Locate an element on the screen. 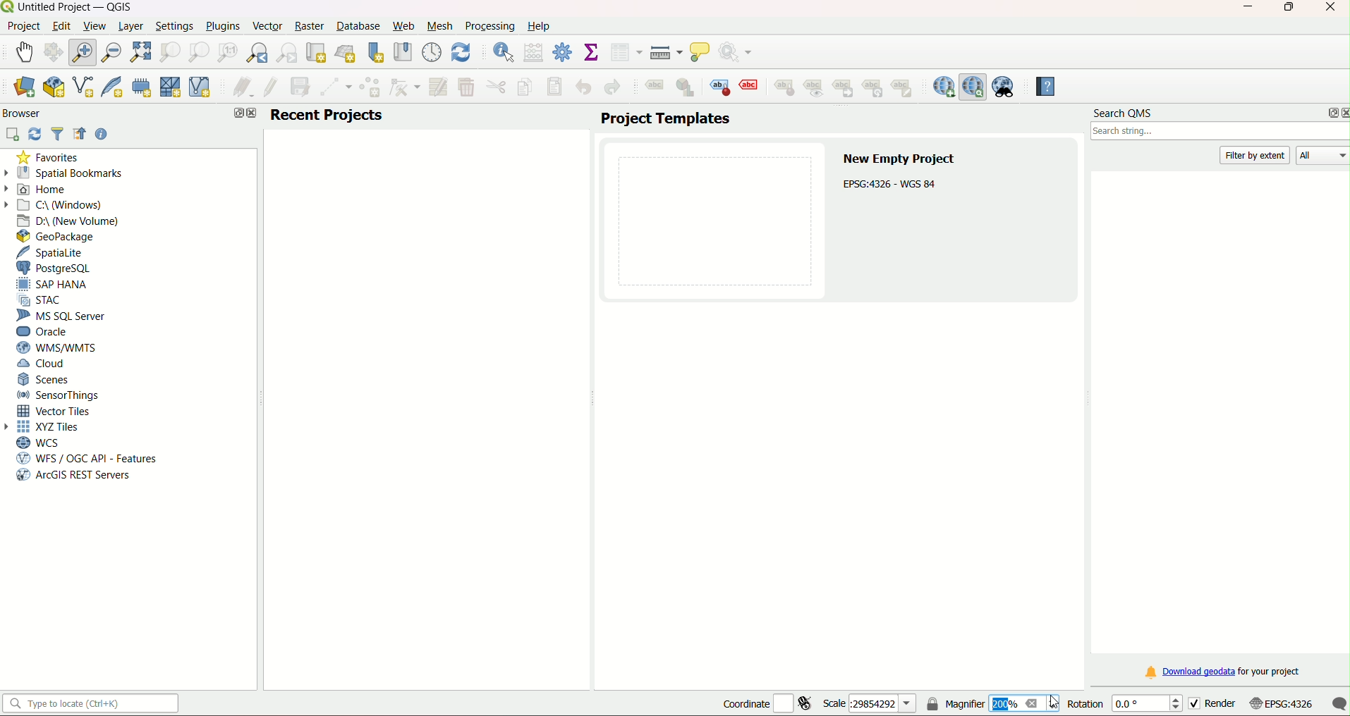 The height and width of the screenshot is (716, 1350). Project is located at coordinates (23, 27).